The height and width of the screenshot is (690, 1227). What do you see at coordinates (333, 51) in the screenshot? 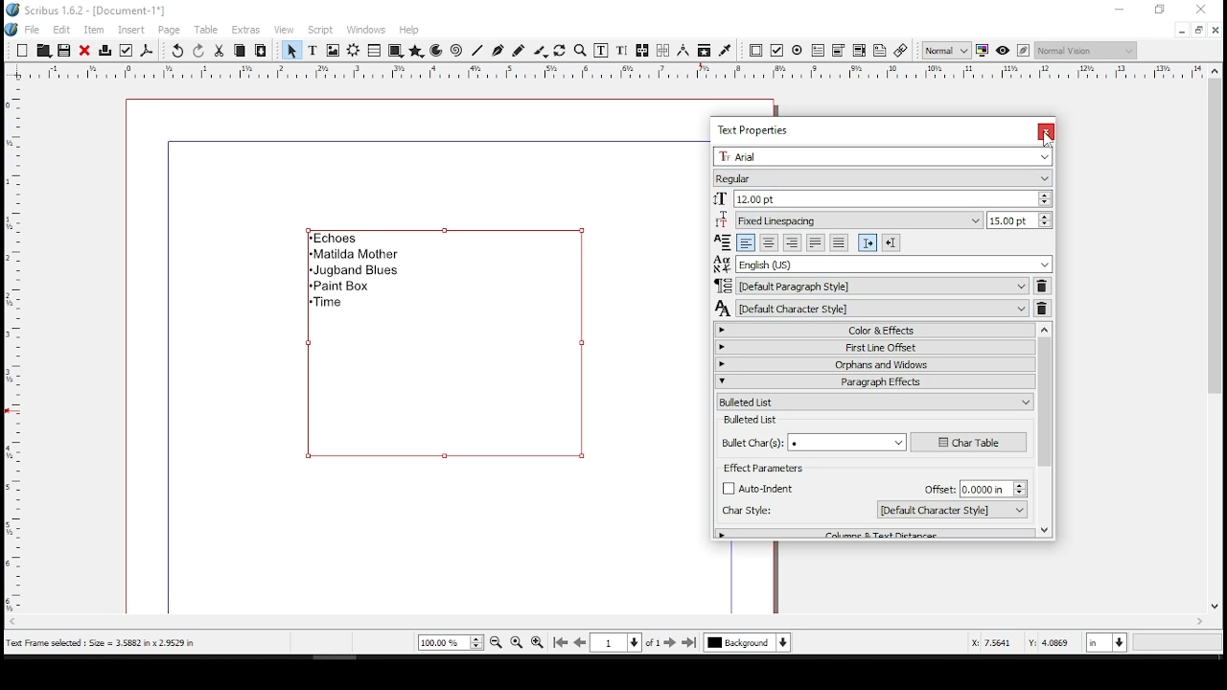
I see `image frame` at bounding box center [333, 51].